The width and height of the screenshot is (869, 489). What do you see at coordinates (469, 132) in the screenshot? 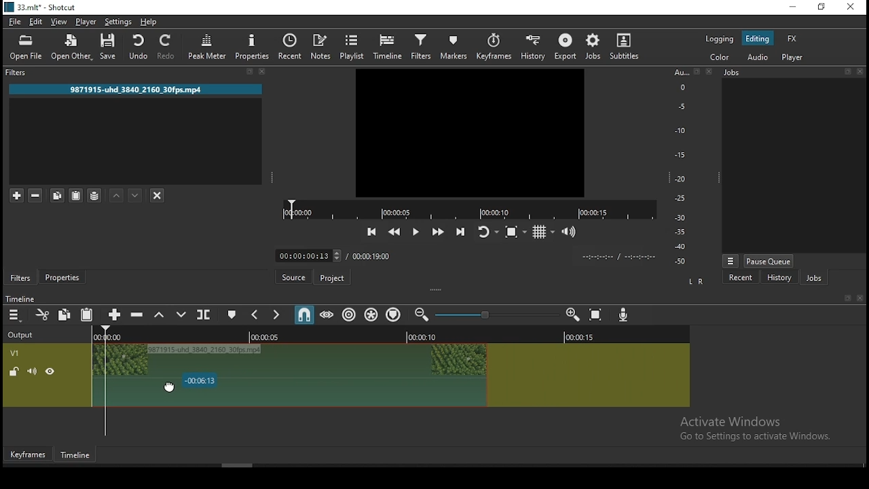
I see `preview` at bounding box center [469, 132].